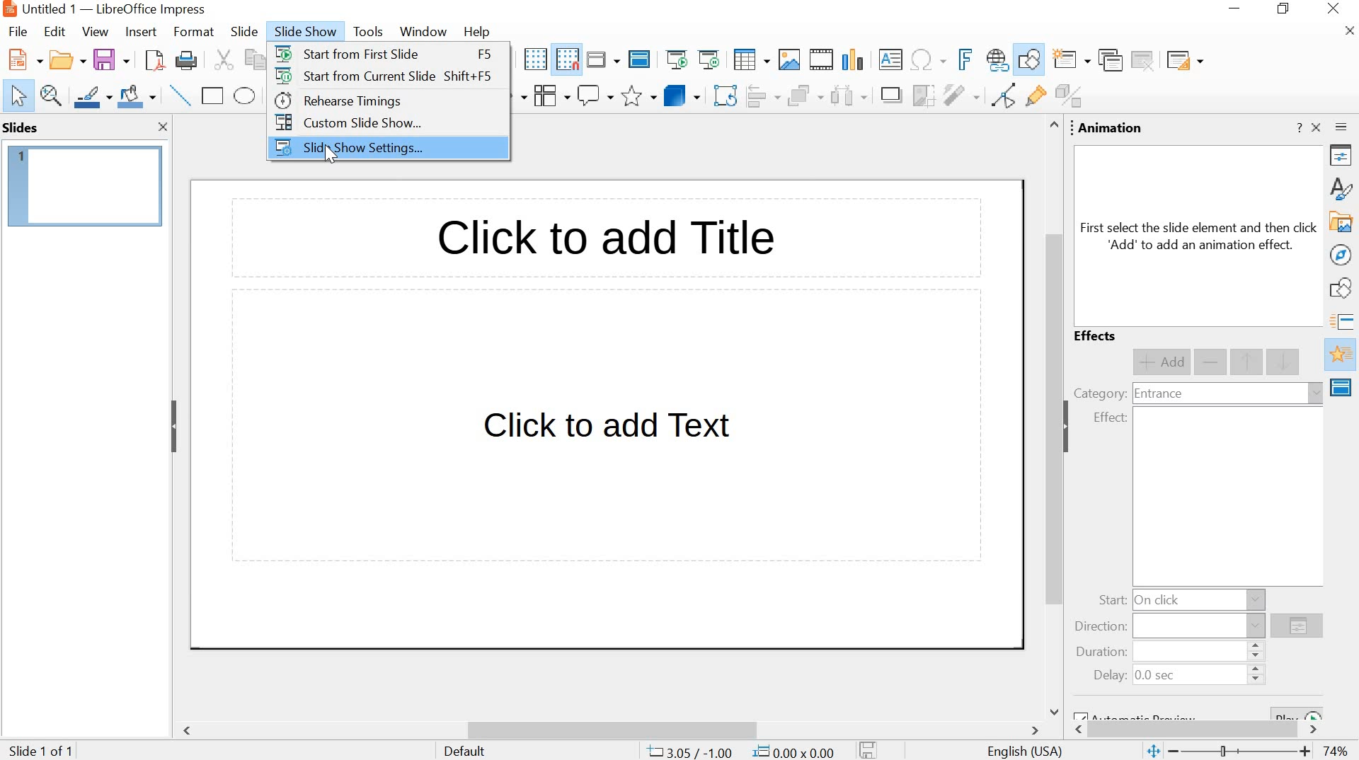  What do you see at coordinates (476, 32) in the screenshot?
I see `help menu` at bounding box center [476, 32].